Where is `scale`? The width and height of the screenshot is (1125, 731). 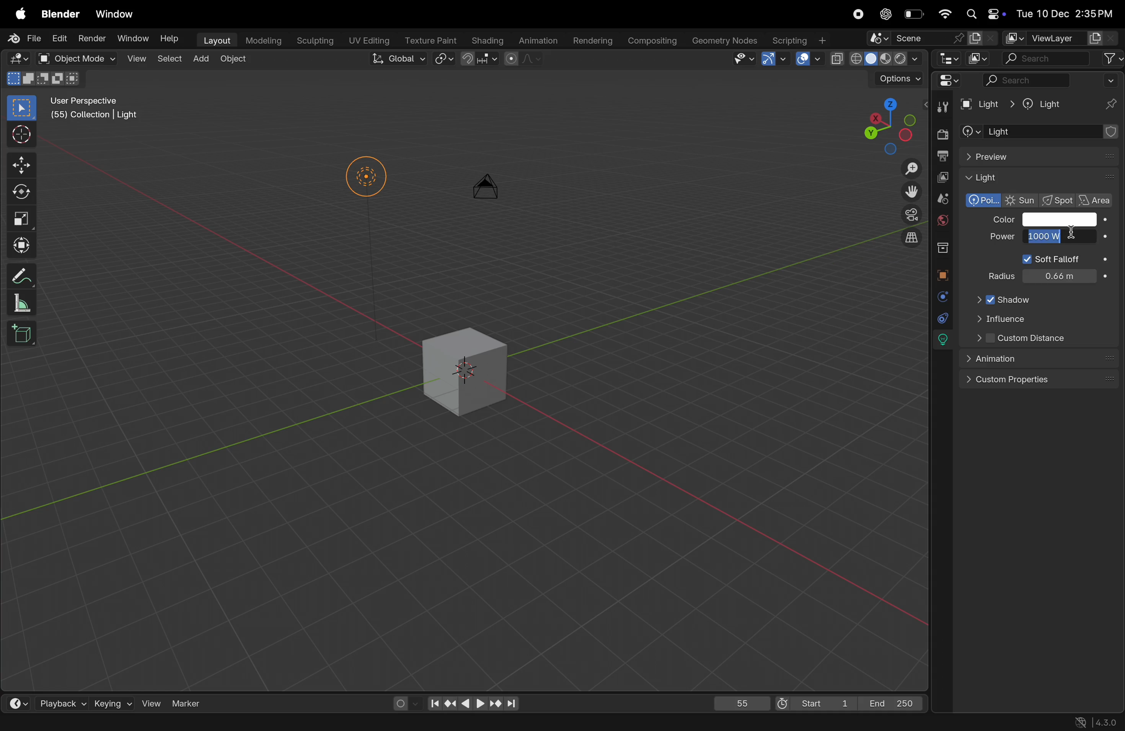 scale is located at coordinates (21, 304).